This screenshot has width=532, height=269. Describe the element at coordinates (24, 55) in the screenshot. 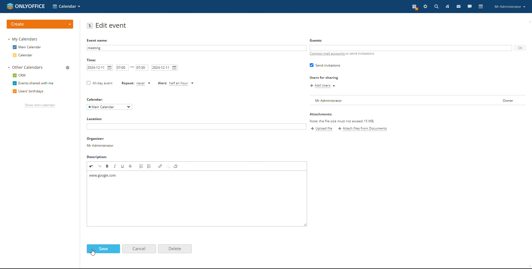

I see `calendar` at that location.